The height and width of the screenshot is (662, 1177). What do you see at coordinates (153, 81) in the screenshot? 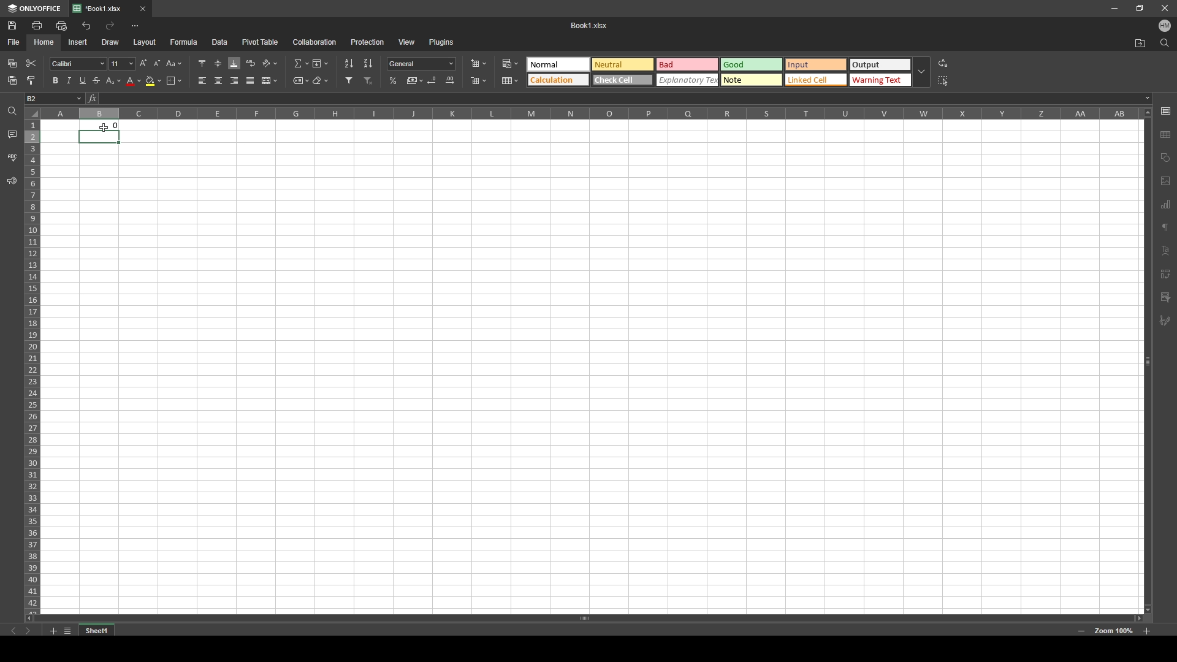
I see `fill color` at bounding box center [153, 81].